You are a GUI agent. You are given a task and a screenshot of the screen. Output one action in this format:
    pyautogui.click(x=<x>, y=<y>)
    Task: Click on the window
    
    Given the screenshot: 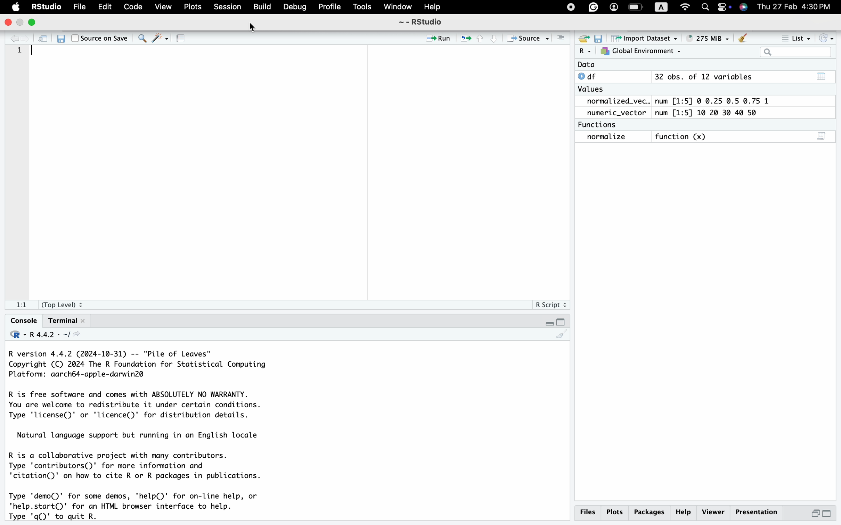 What is the action you would take?
    pyautogui.click(x=397, y=6)
    